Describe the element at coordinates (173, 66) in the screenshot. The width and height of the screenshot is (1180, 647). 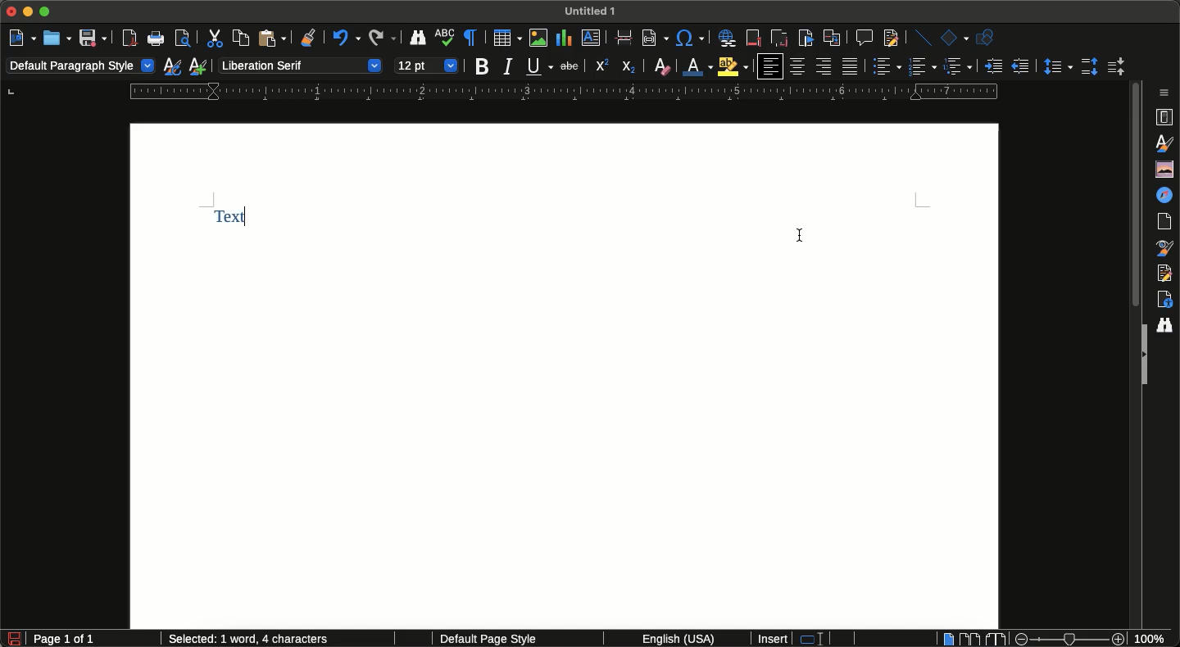
I see `Update selected style` at that location.